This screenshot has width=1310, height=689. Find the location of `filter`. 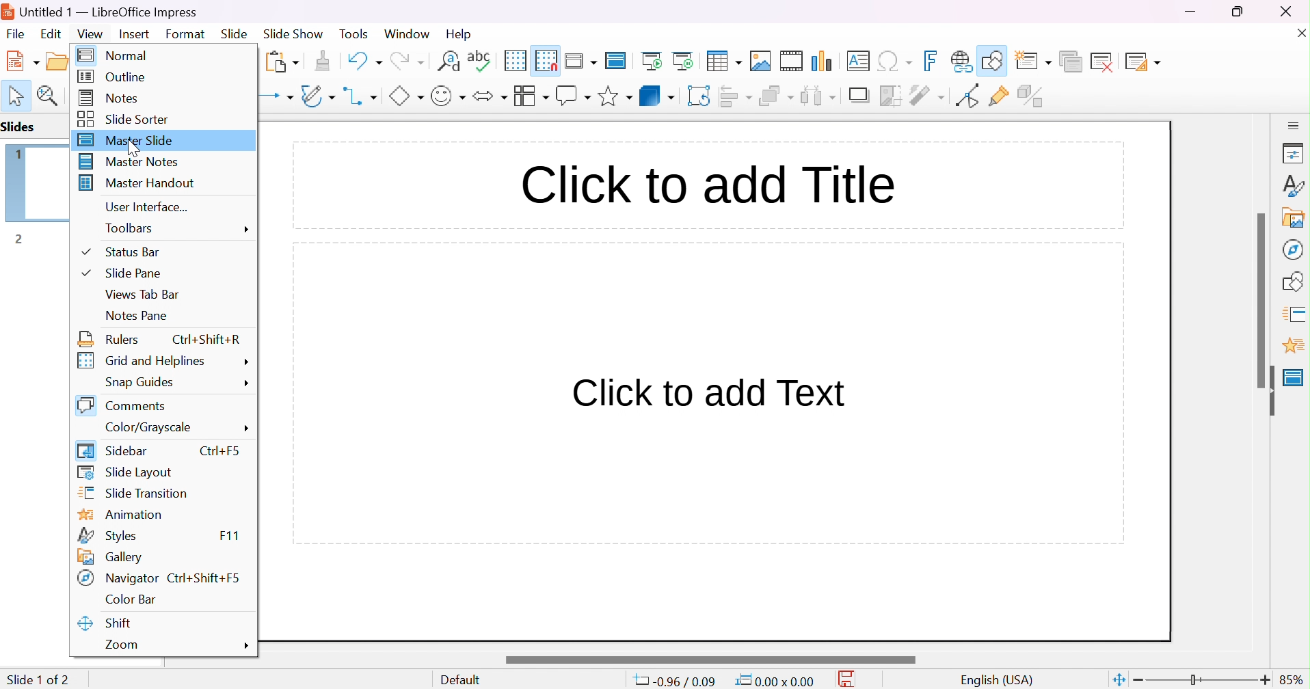

filter is located at coordinates (928, 95).